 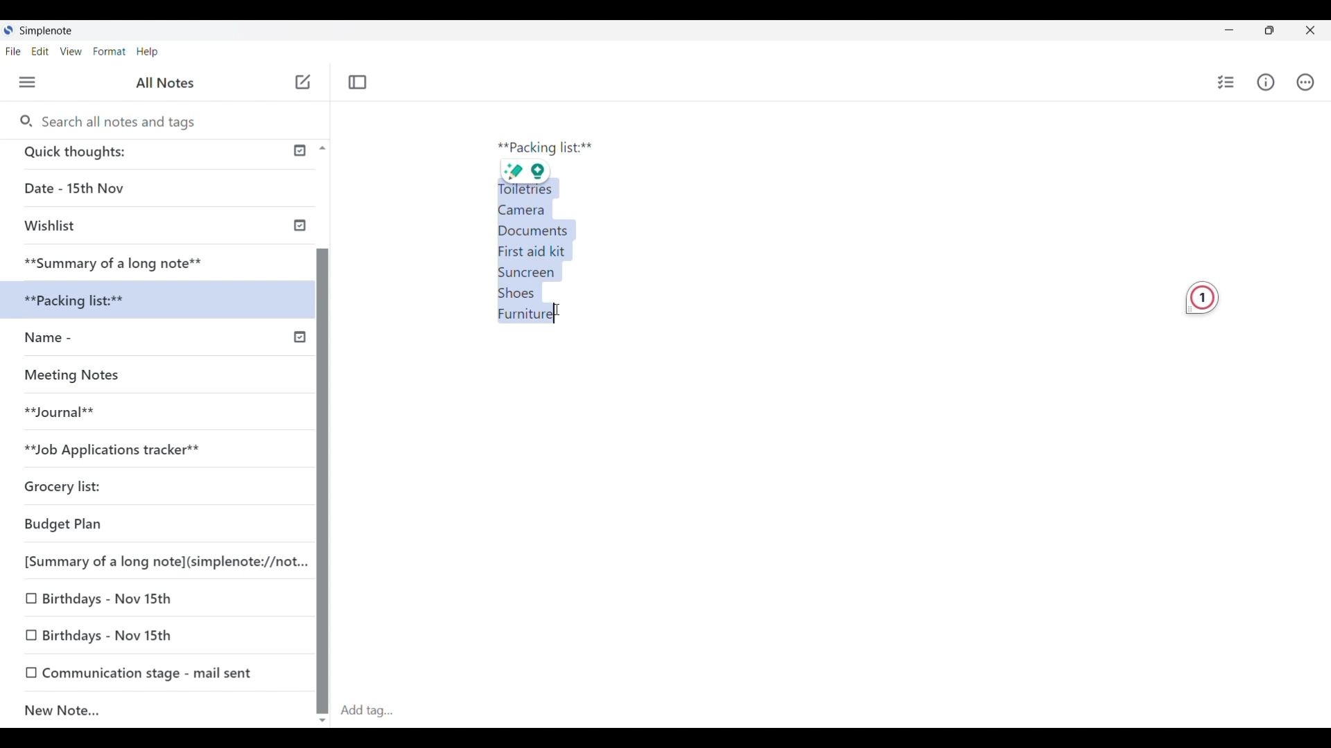 What do you see at coordinates (1270, 30) in the screenshot?
I see `Show interface in a smaller tab` at bounding box center [1270, 30].